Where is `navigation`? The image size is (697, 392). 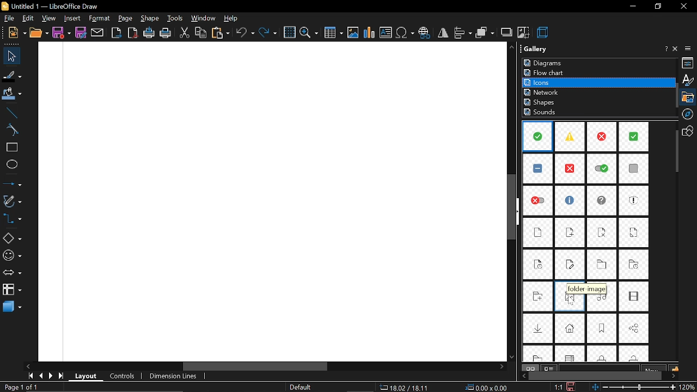 navigation is located at coordinates (689, 114).